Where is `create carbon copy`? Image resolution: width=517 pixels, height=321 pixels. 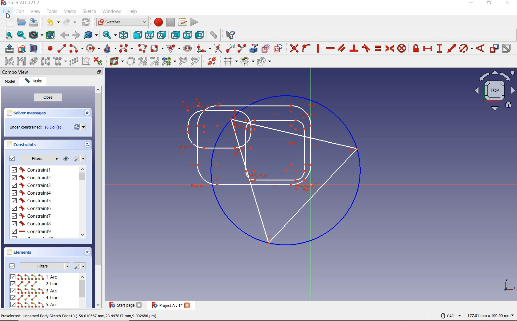
create carbon copy is located at coordinates (266, 48).